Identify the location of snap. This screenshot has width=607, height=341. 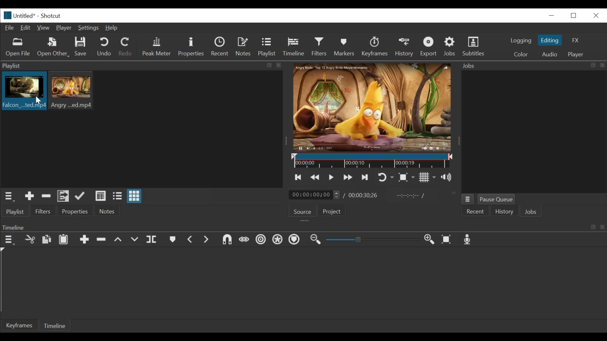
(228, 240).